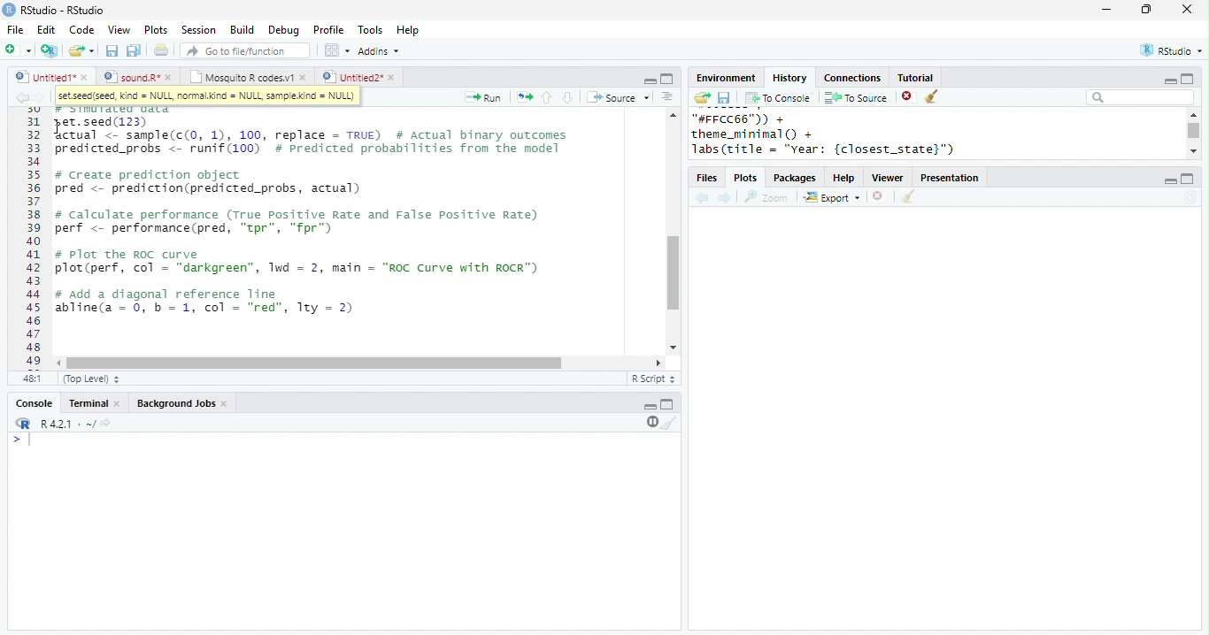  Describe the element at coordinates (33, 404) in the screenshot. I see `console` at that location.